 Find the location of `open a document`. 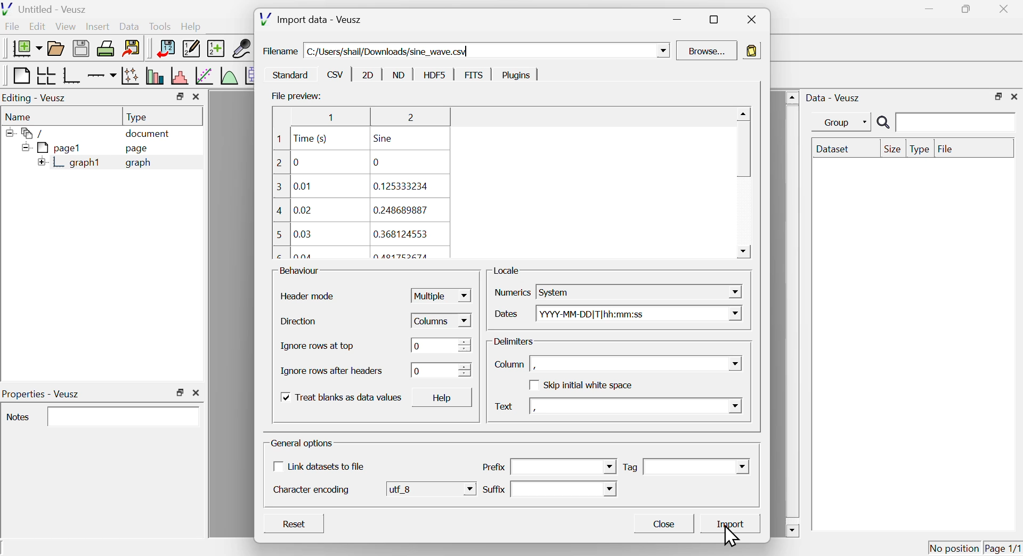

open a document is located at coordinates (57, 47).